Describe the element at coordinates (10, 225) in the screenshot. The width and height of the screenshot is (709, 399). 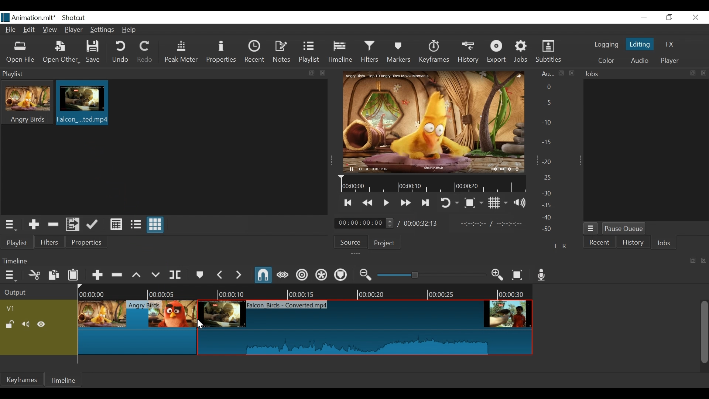
I see `Playlist Menu` at that location.